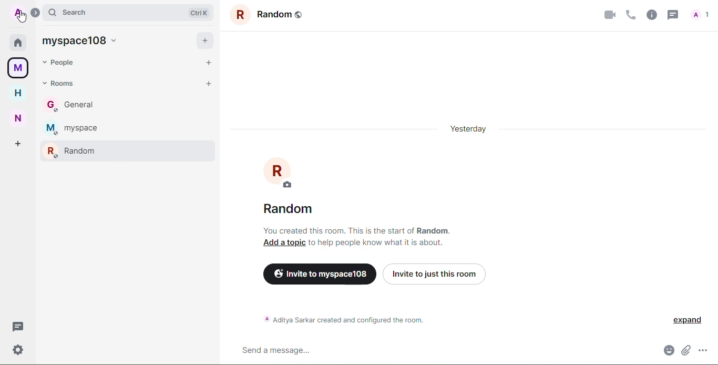 The width and height of the screenshot is (718, 365). What do you see at coordinates (18, 68) in the screenshot?
I see `myspace` at bounding box center [18, 68].